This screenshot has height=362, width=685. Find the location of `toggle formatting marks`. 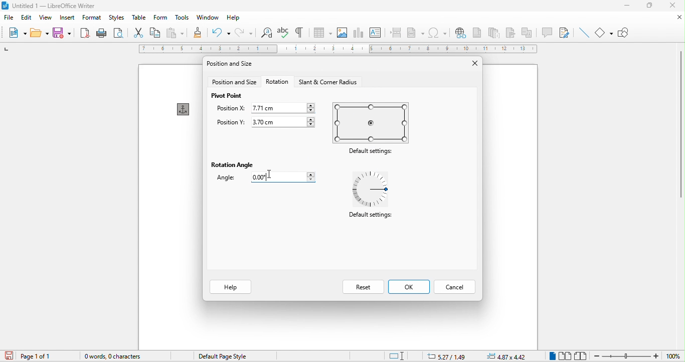

toggle formatting marks is located at coordinates (301, 32).